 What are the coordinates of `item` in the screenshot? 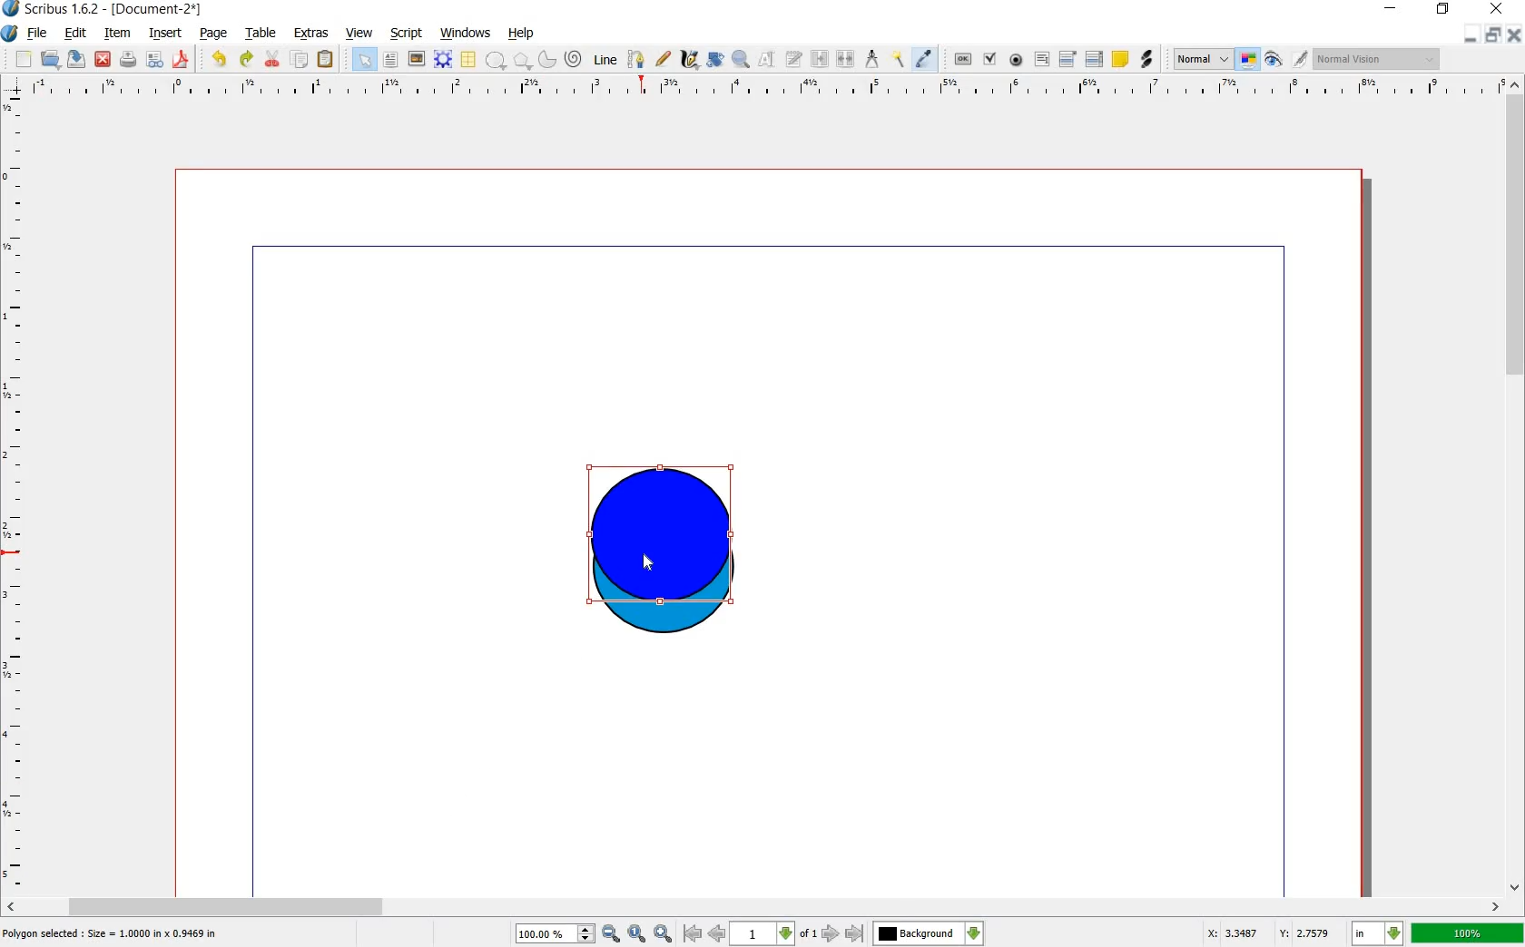 It's located at (118, 34).